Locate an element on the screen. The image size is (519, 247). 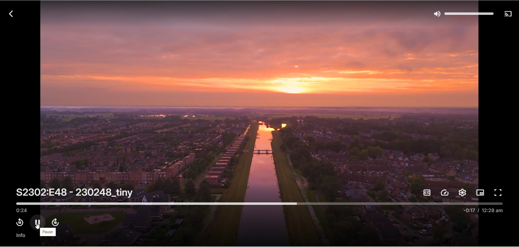
-0:17/12:28 am is located at coordinates (484, 212).